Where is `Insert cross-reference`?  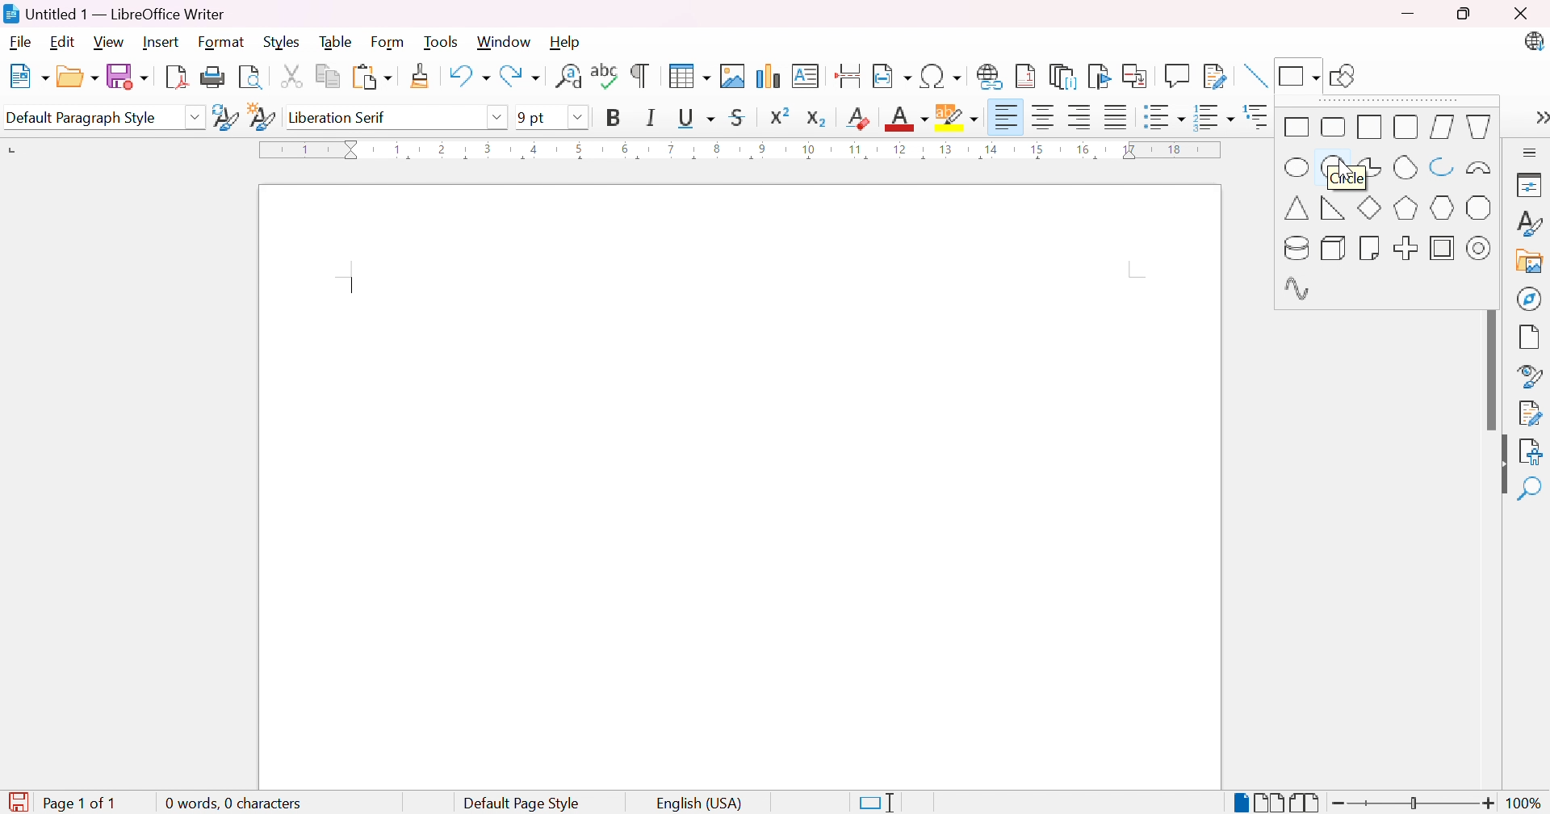
Insert cross-reference is located at coordinates (1137, 78).